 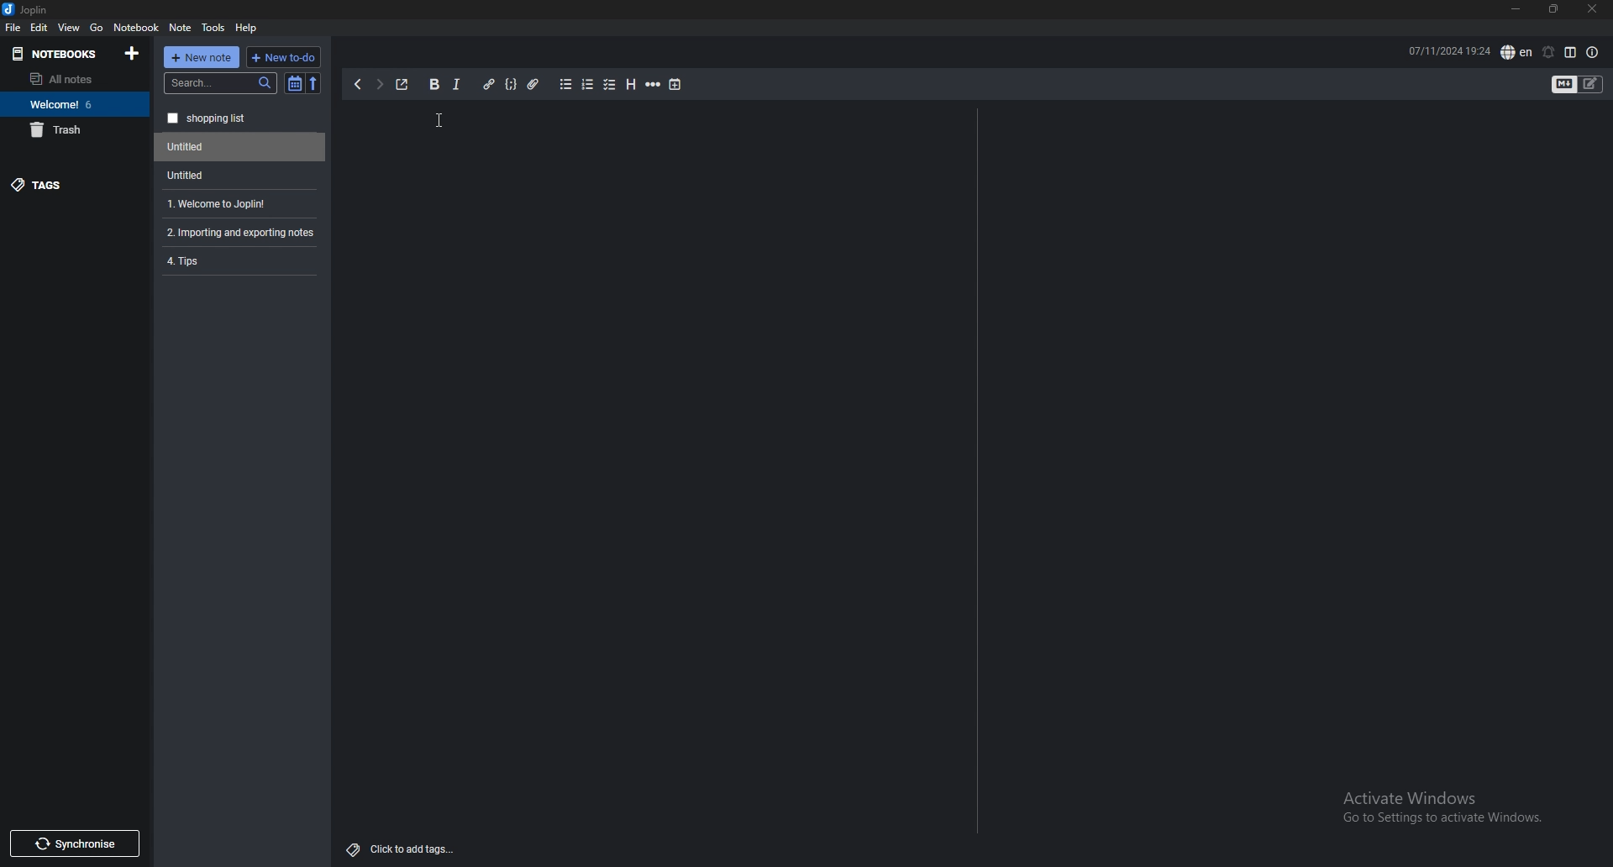 I want to click on note, so click(x=181, y=28).